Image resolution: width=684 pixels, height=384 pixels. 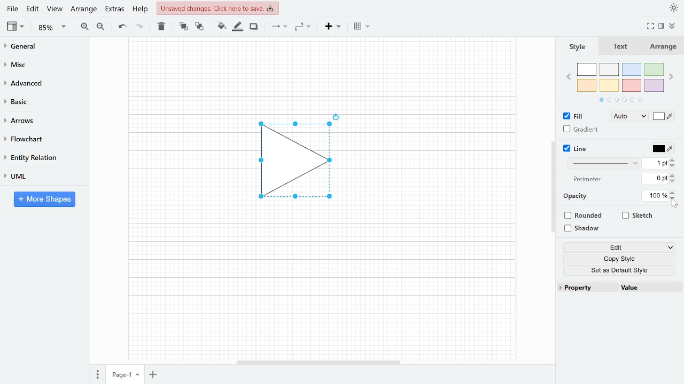 I want to click on Insert, so click(x=333, y=26).